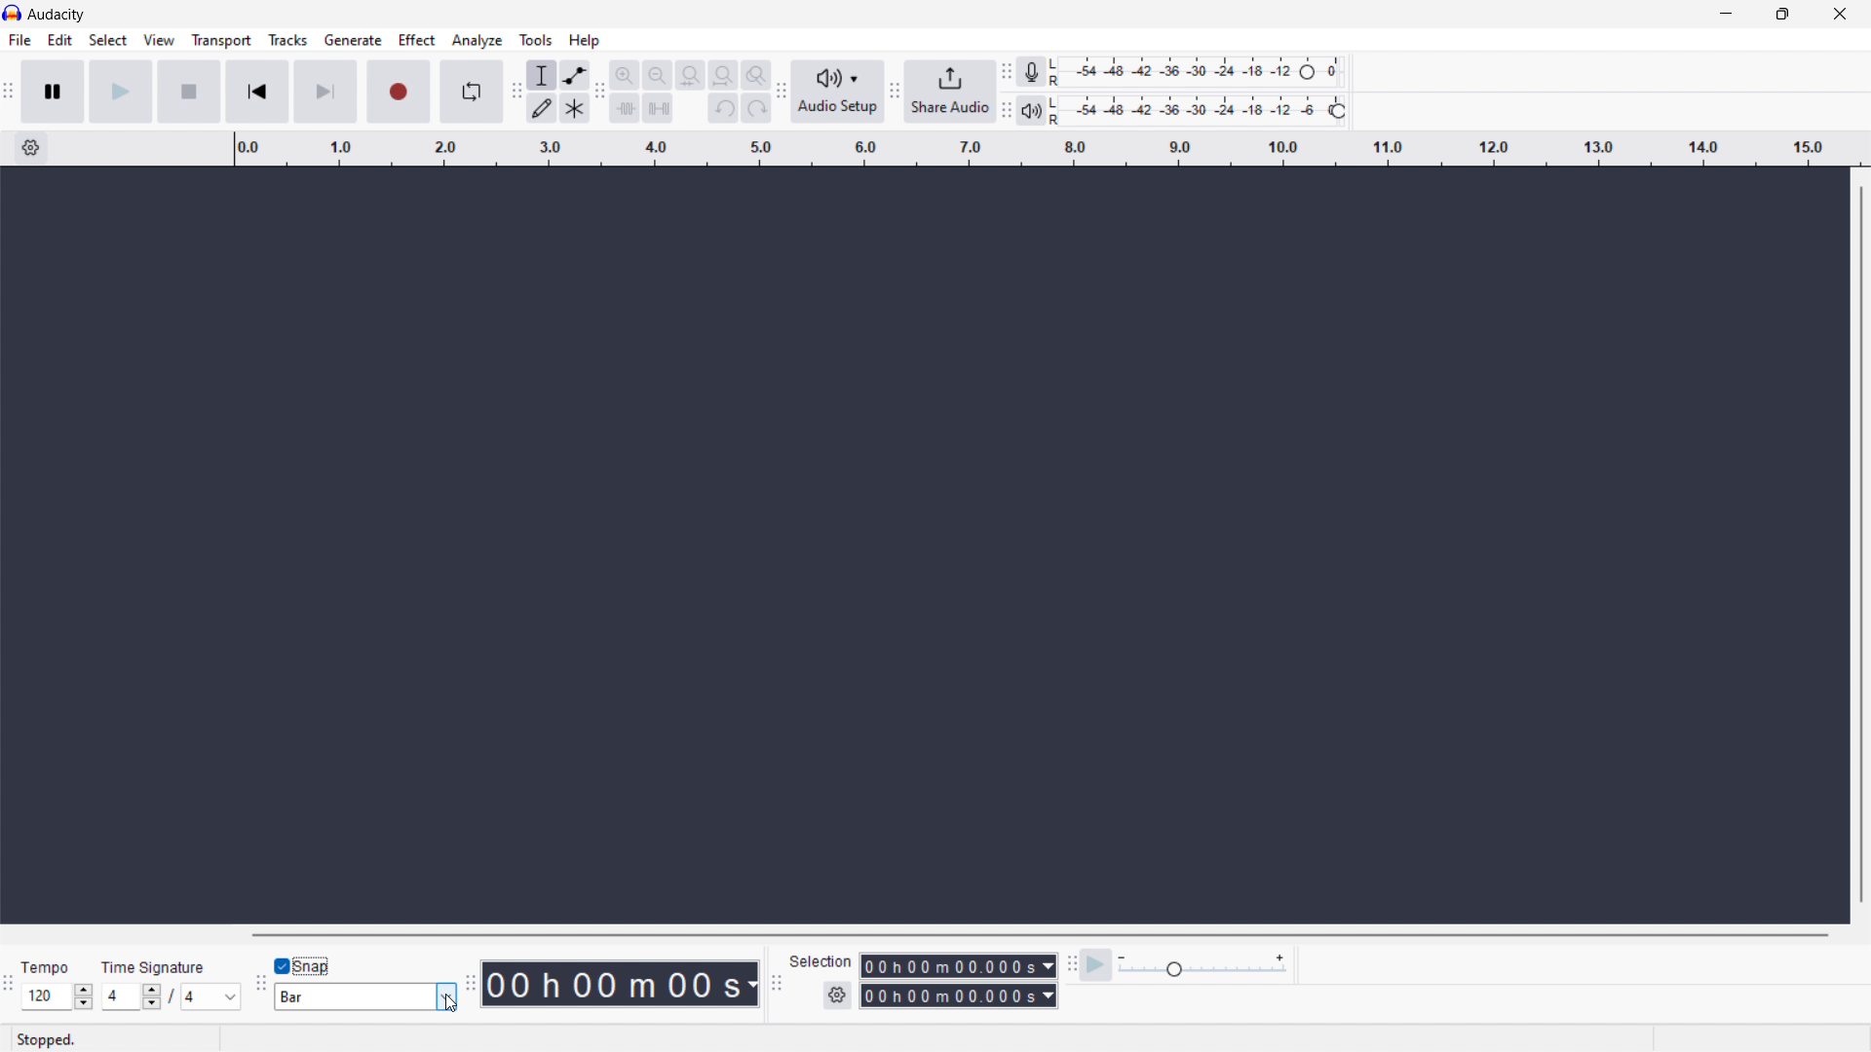 Image resolution: width=1871 pixels, height=1052 pixels. What do you see at coordinates (1033, 933) in the screenshot?
I see `horizontal scrollbar` at bounding box center [1033, 933].